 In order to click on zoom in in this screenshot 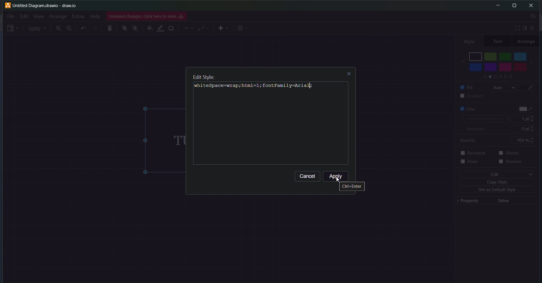, I will do `click(58, 29)`.